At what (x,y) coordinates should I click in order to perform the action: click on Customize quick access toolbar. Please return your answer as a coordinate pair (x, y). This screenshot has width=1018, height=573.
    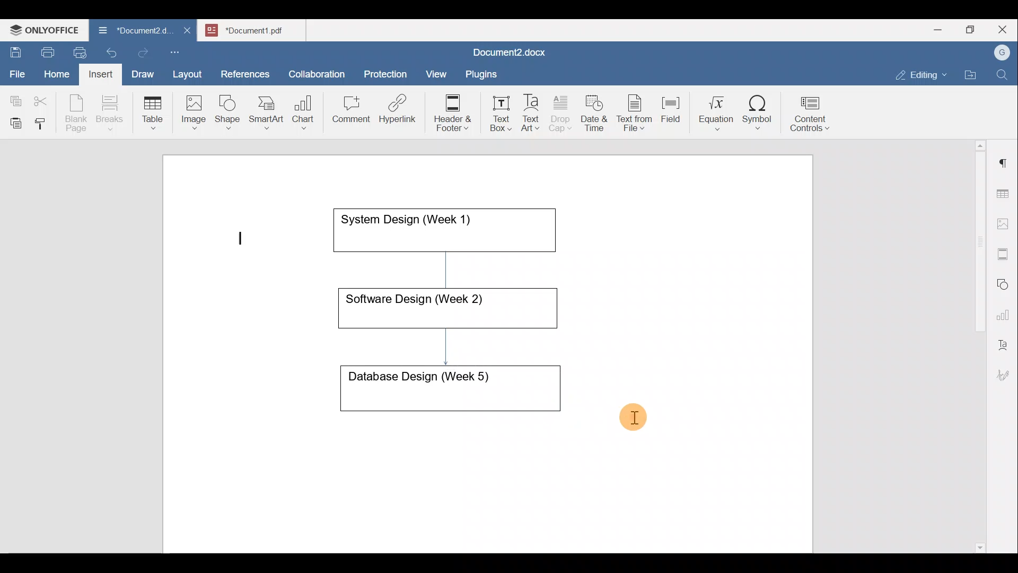
    Looking at the image, I should click on (179, 50).